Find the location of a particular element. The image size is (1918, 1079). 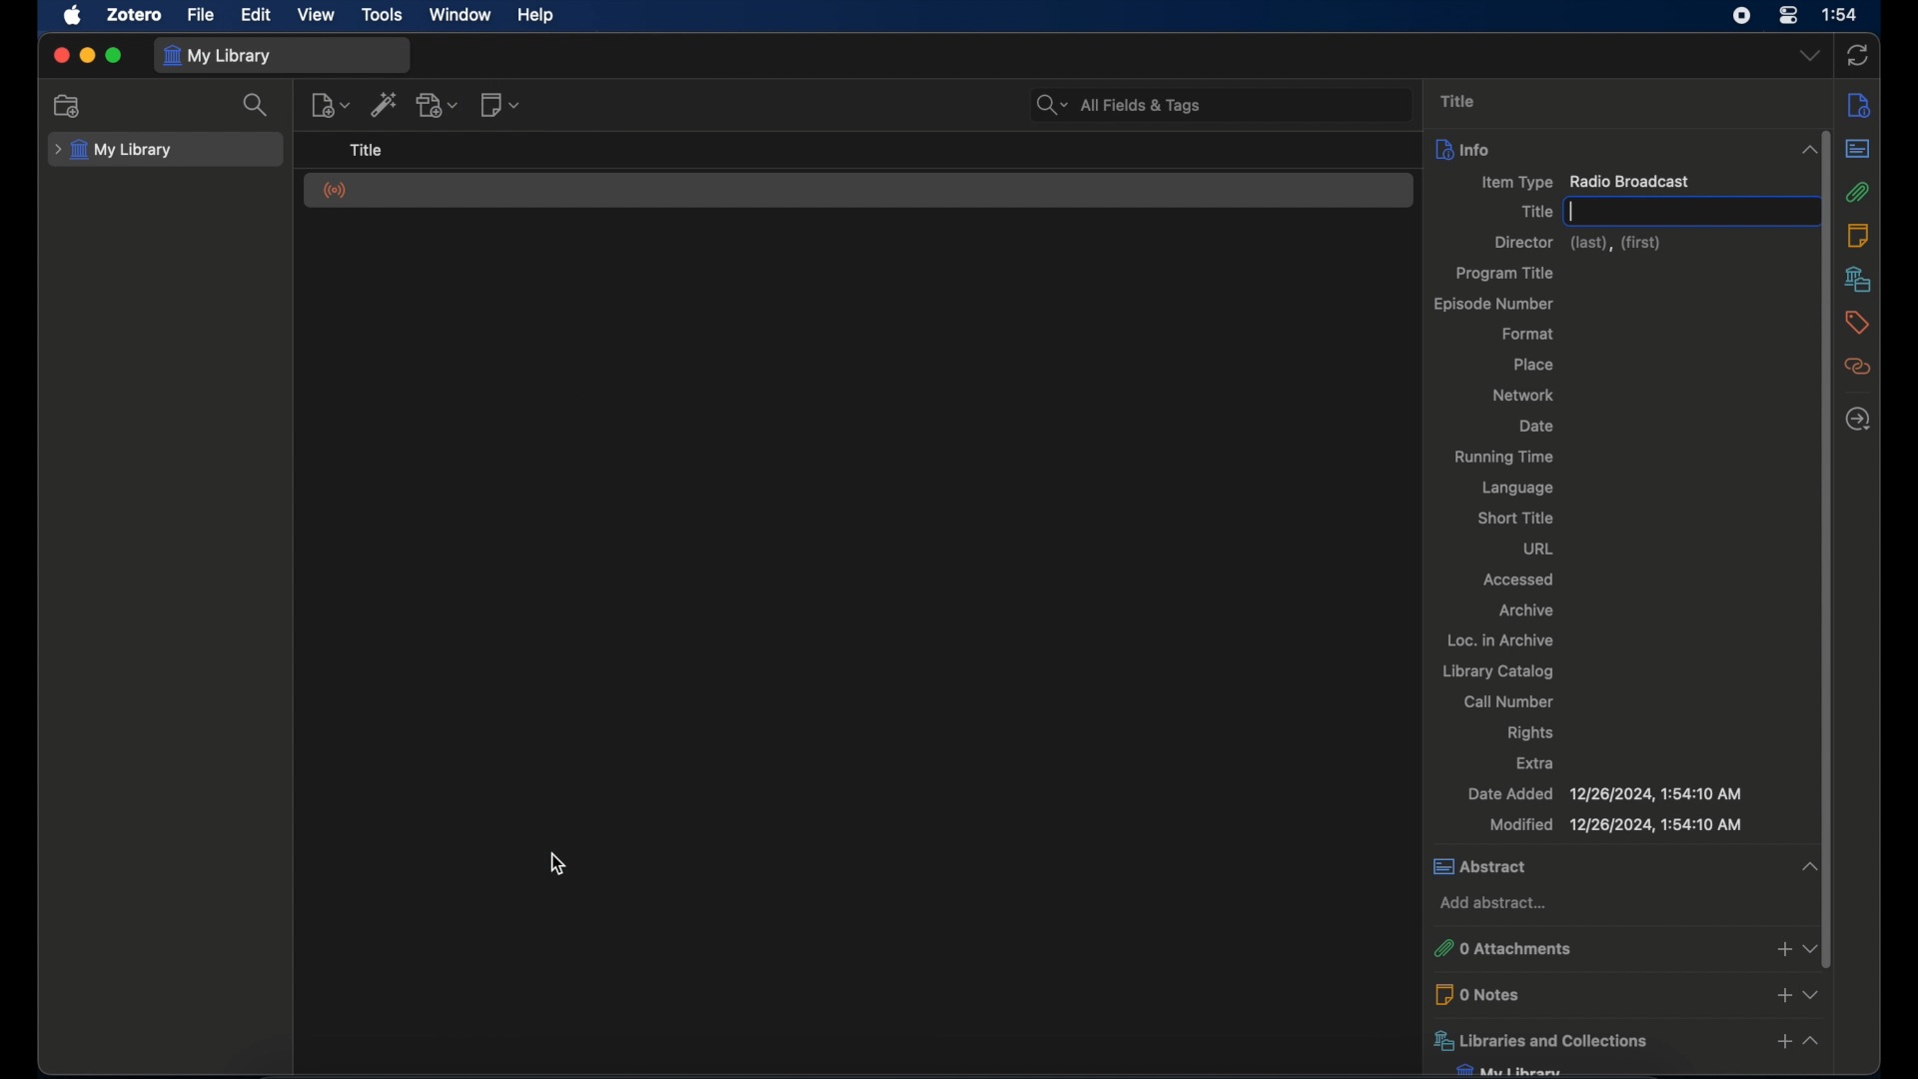

help is located at coordinates (538, 16).